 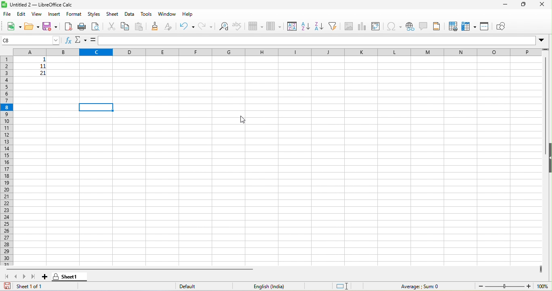 I want to click on function wizard, so click(x=68, y=41).